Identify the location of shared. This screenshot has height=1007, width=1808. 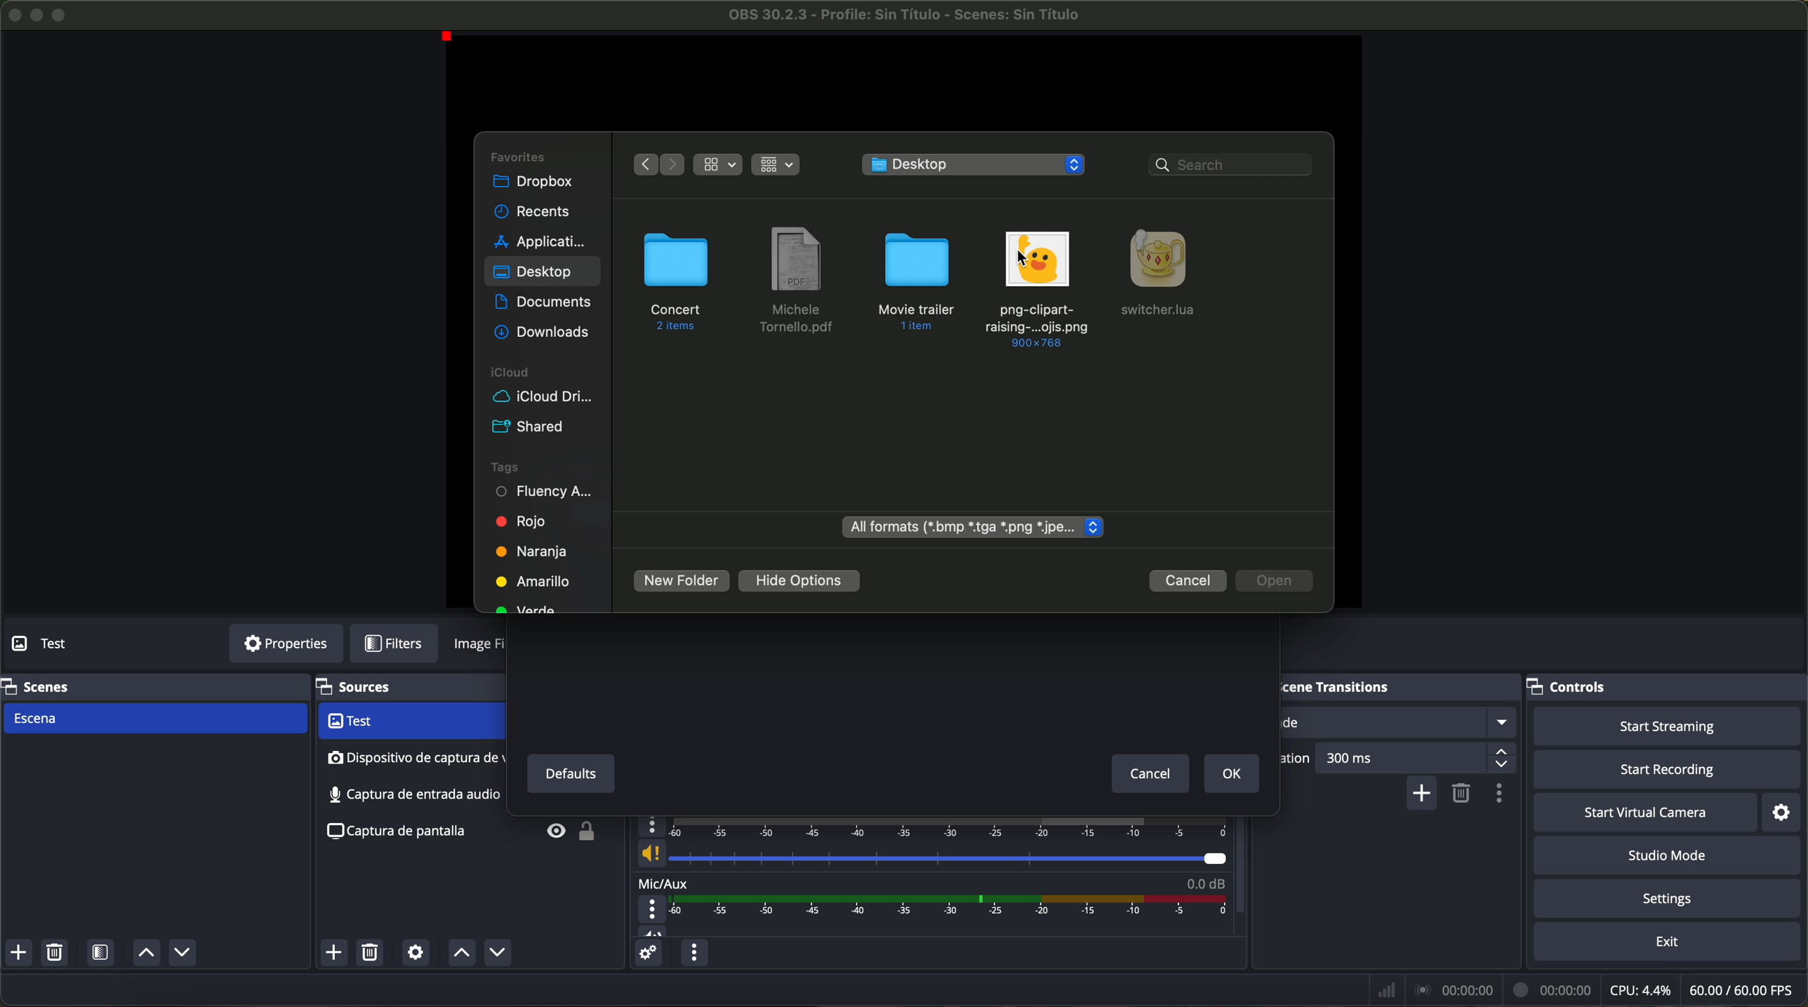
(526, 427).